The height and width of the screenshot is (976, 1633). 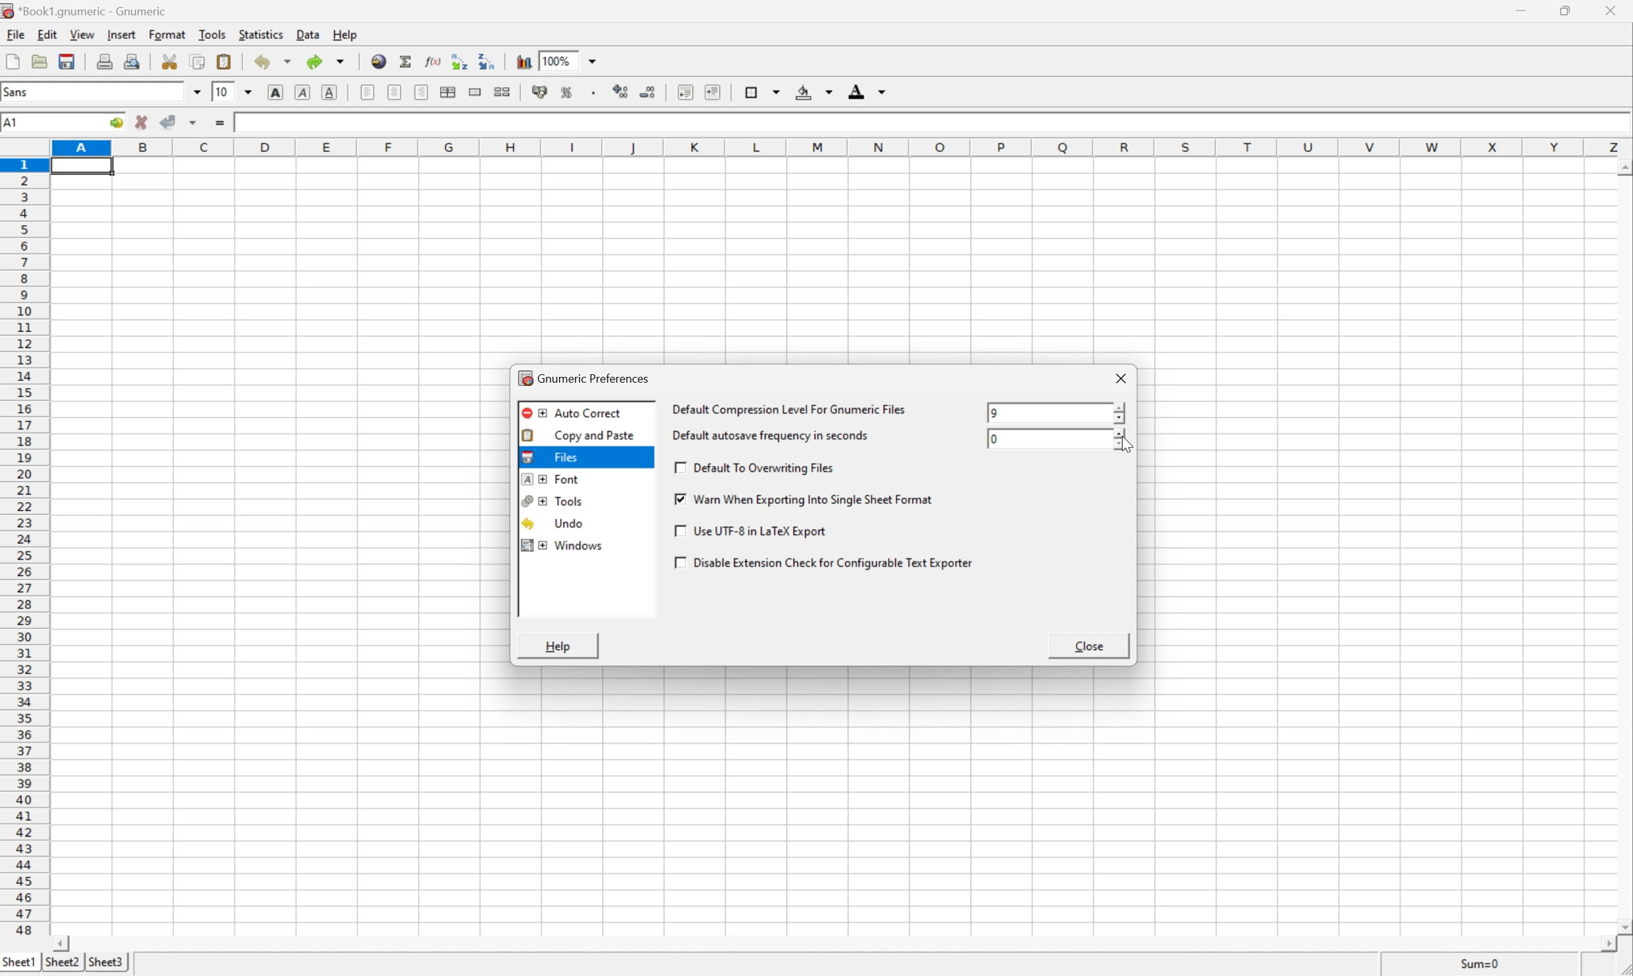 What do you see at coordinates (1122, 438) in the screenshot?
I see `Cursor on slider` at bounding box center [1122, 438].